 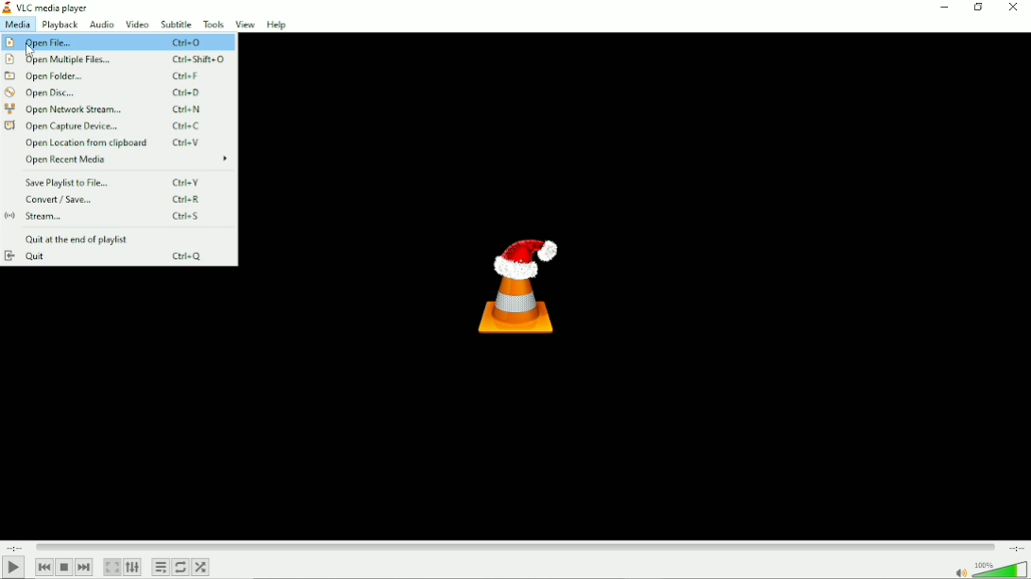 What do you see at coordinates (59, 25) in the screenshot?
I see `Playback` at bounding box center [59, 25].